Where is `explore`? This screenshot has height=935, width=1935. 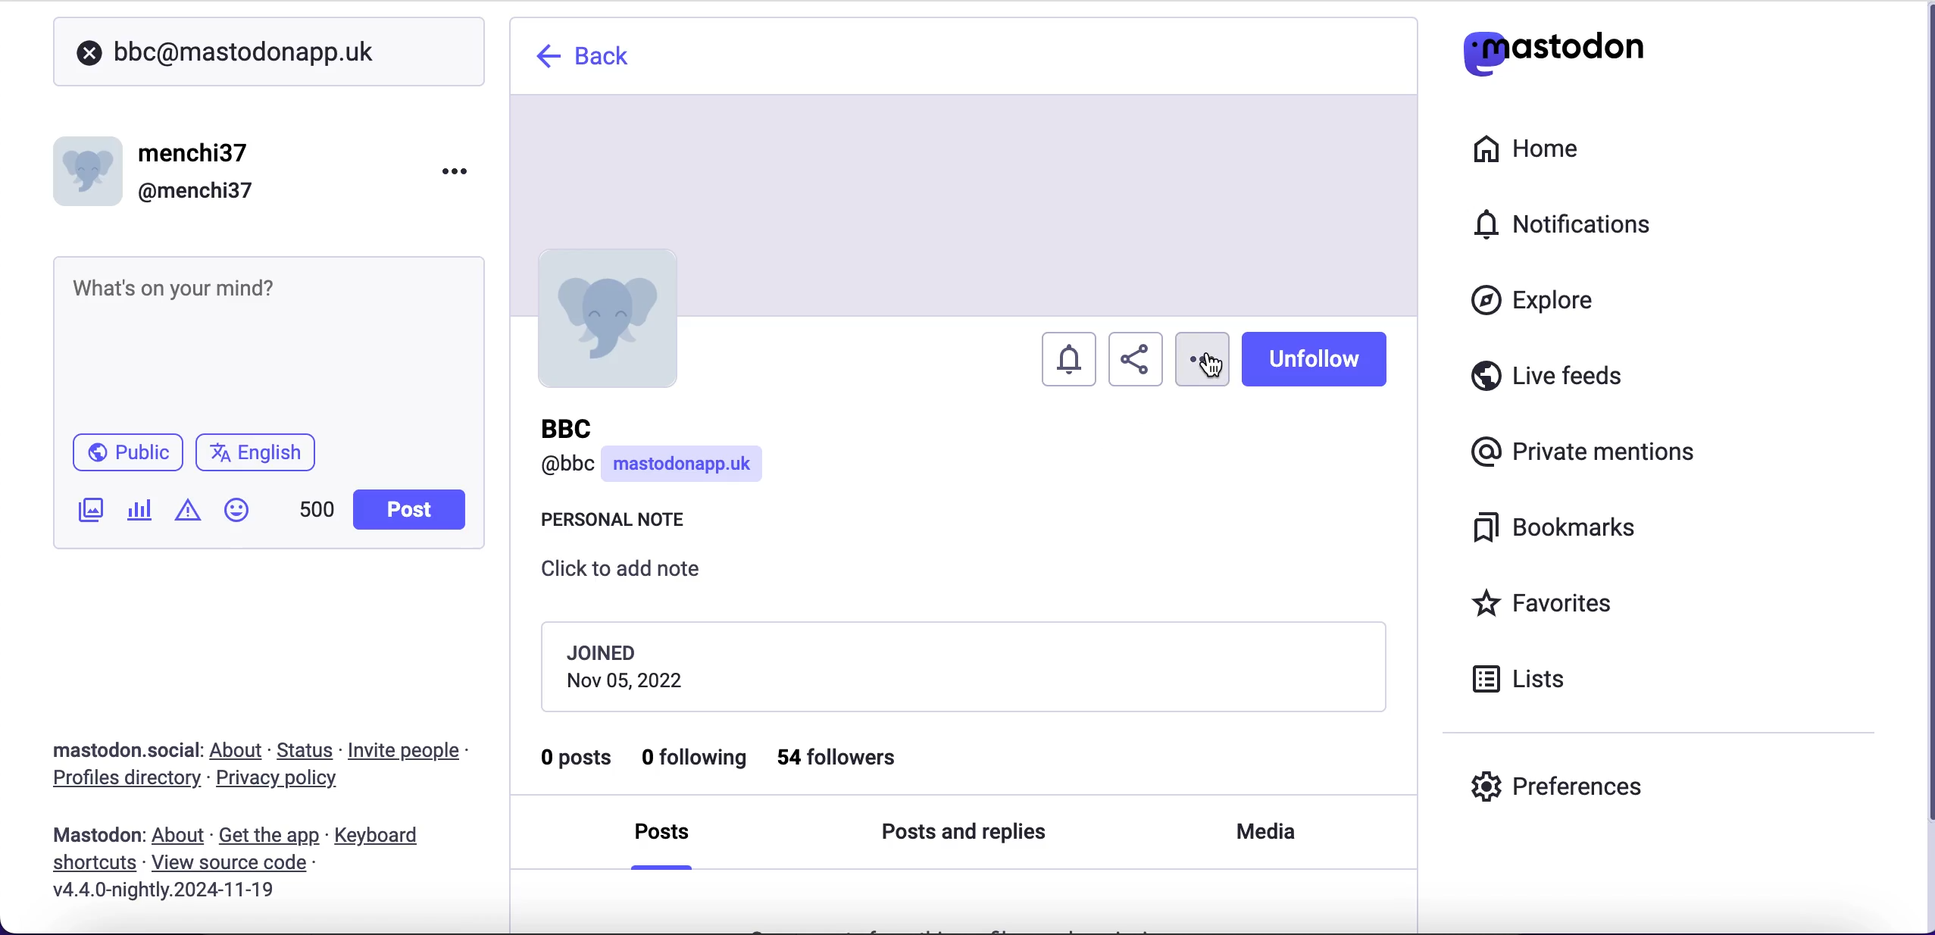
explore is located at coordinates (1547, 302).